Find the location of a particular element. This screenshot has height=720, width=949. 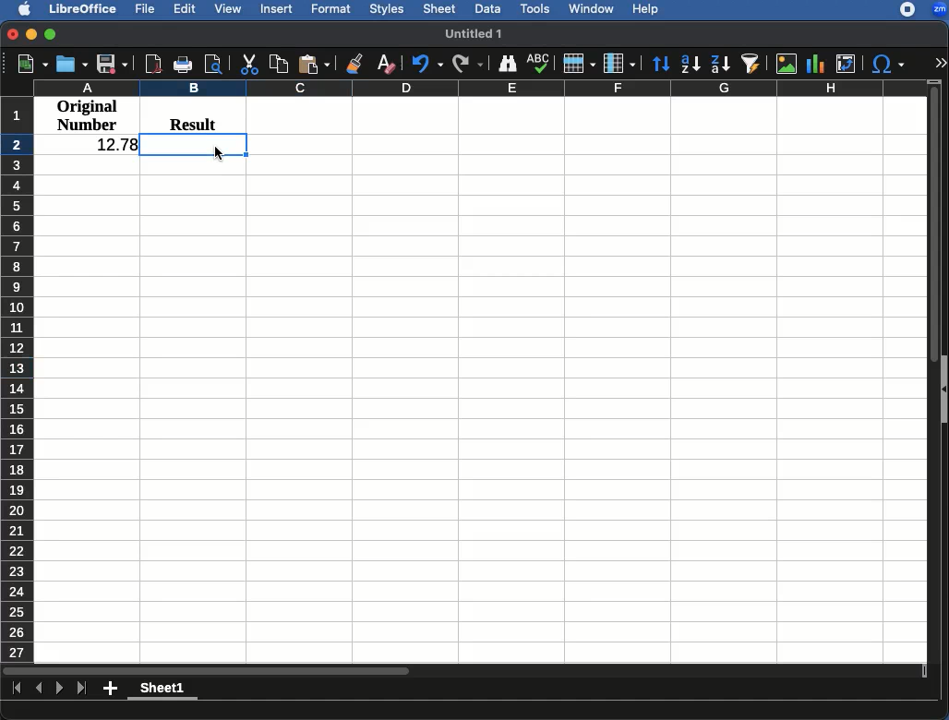

Row is located at coordinates (579, 64).